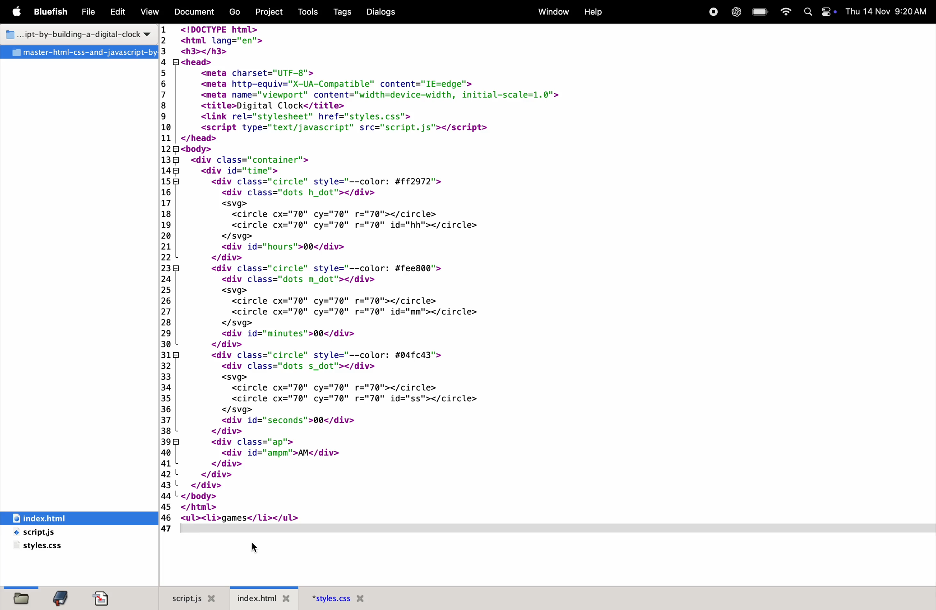 The image size is (936, 610). Describe the element at coordinates (272, 11) in the screenshot. I see `Projects` at that location.